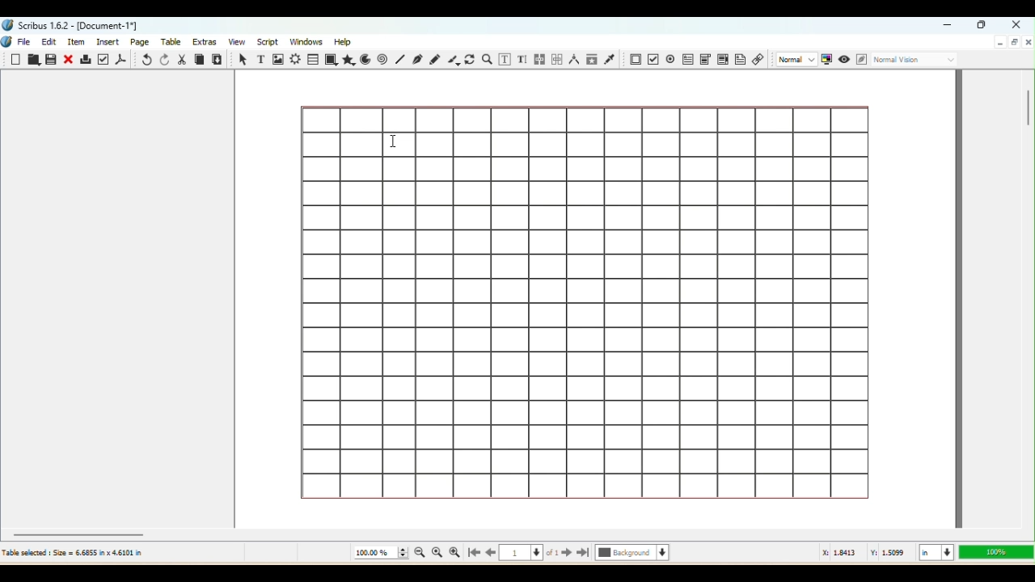 Image resolution: width=1035 pixels, height=582 pixels. I want to click on Edit, so click(49, 42).